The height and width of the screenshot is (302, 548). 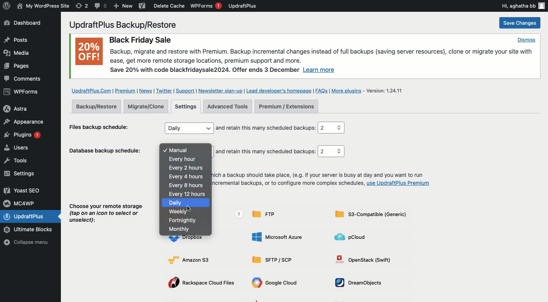 I want to click on Comment 0, so click(x=101, y=6).